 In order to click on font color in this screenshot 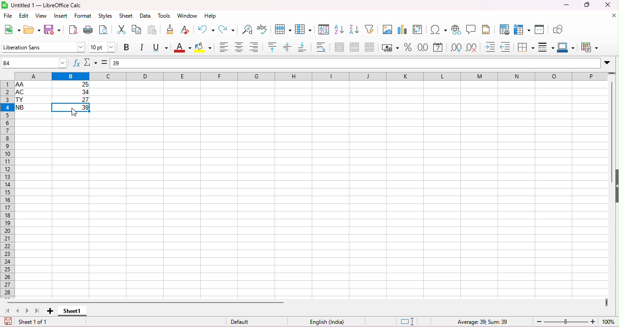, I will do `click(182, 48)`.